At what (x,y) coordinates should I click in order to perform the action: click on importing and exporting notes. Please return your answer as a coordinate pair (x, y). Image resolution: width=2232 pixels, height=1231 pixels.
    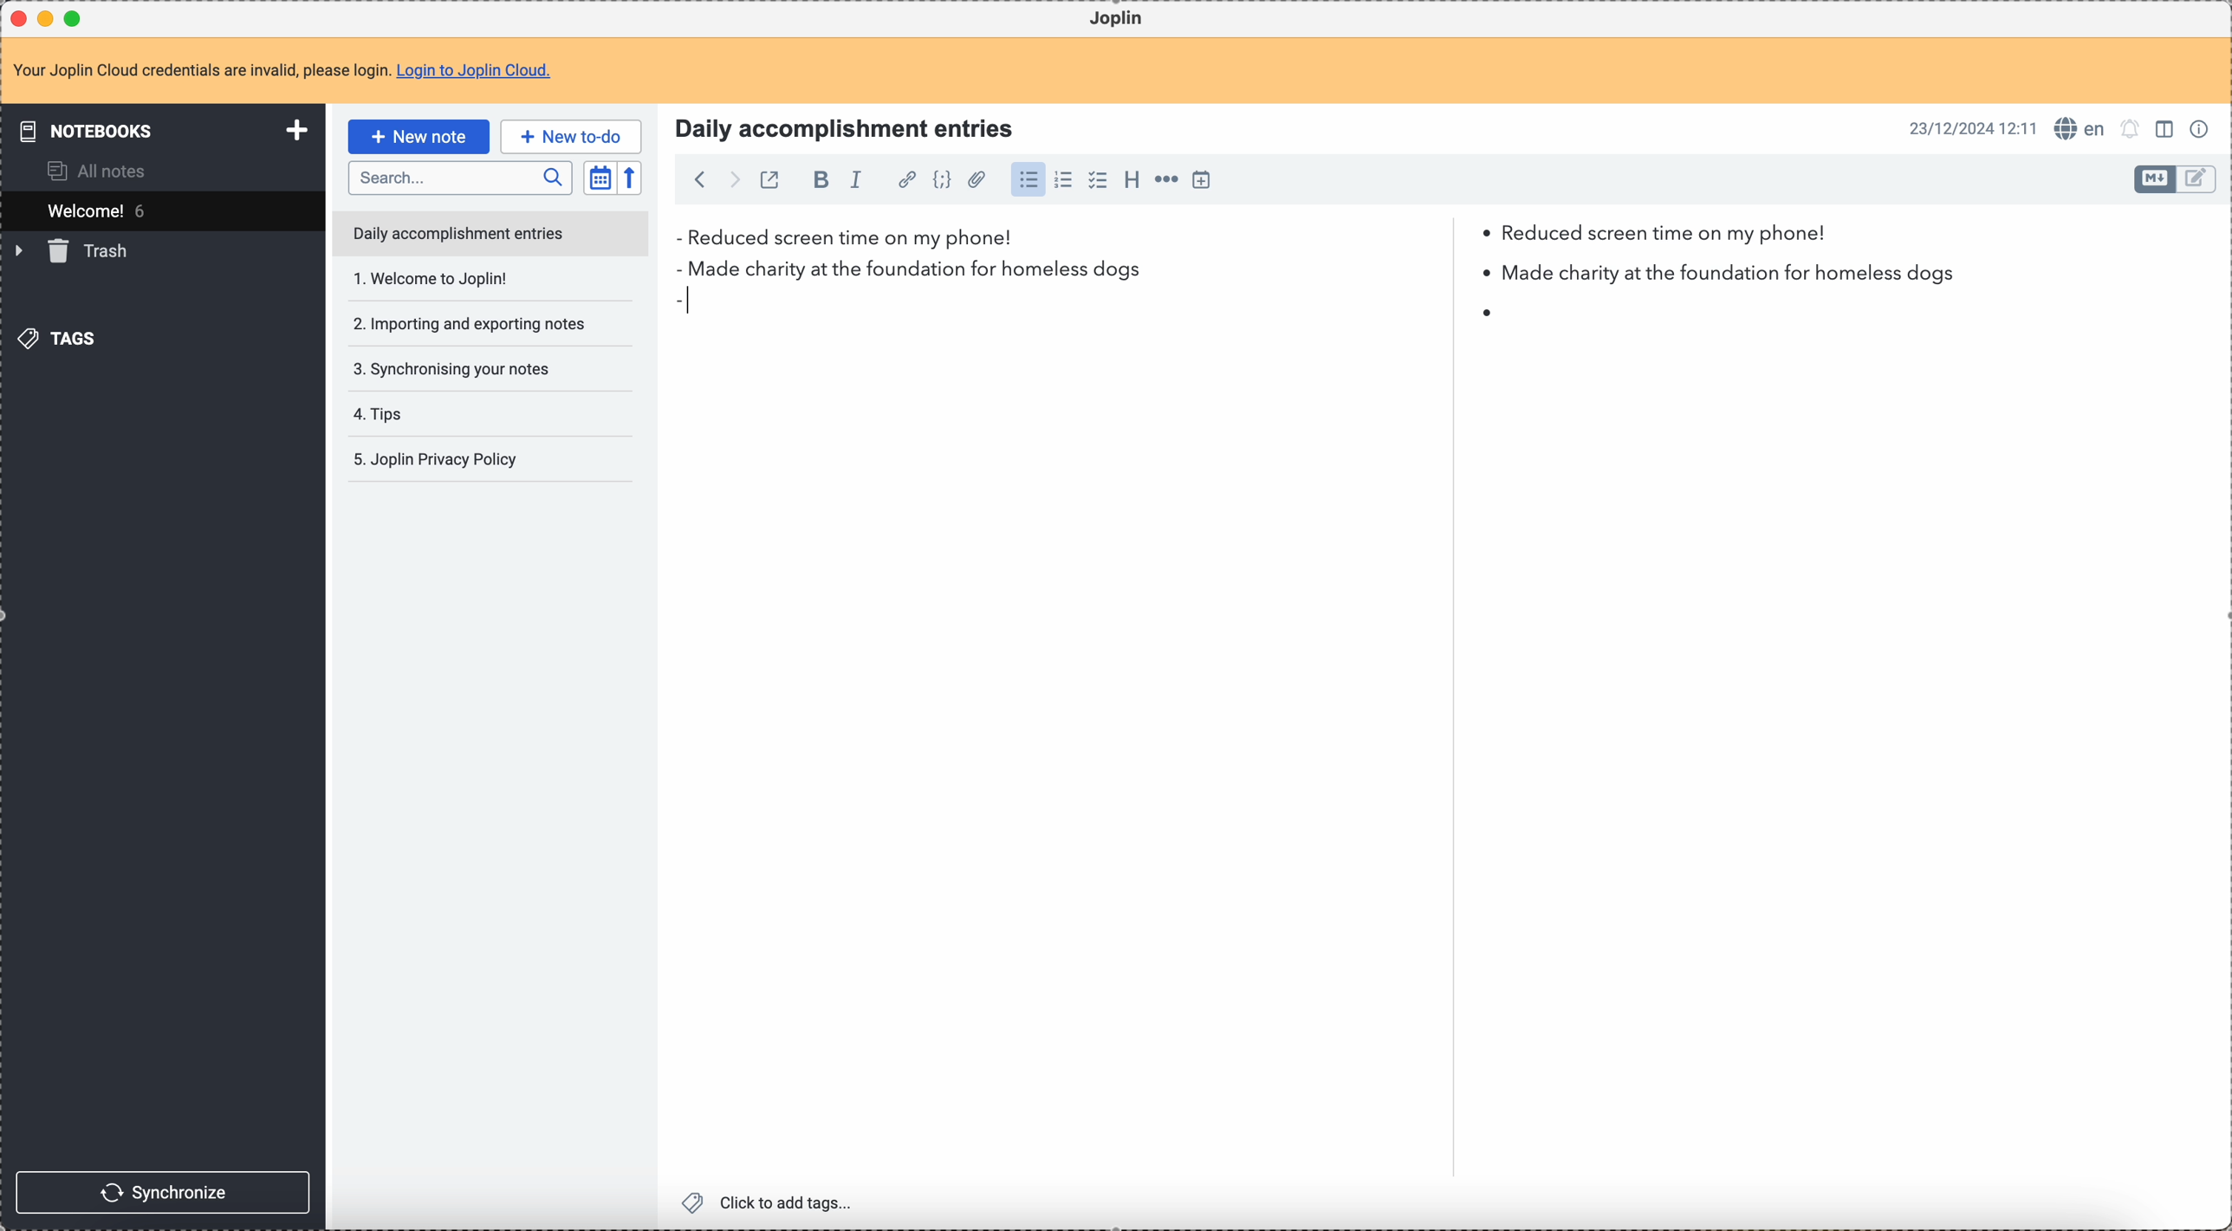
    Looking at the image, I should click on (468, 278).